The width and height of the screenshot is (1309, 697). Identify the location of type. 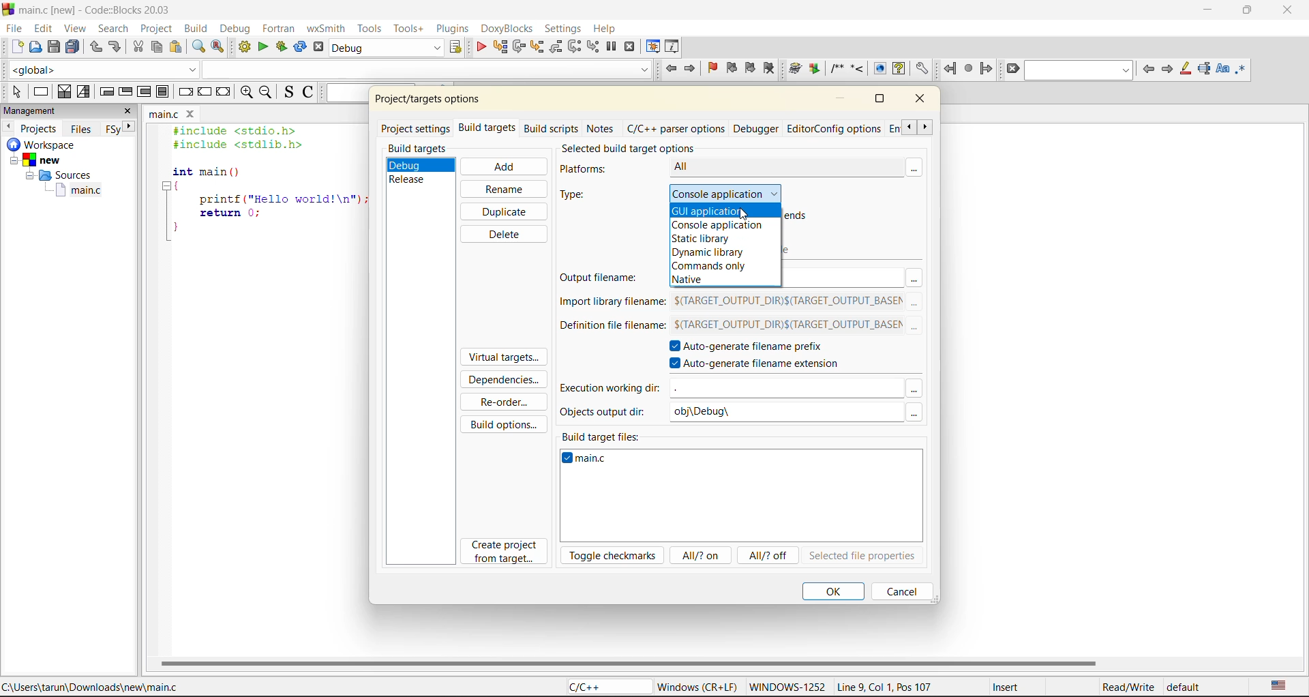
(575, 192).